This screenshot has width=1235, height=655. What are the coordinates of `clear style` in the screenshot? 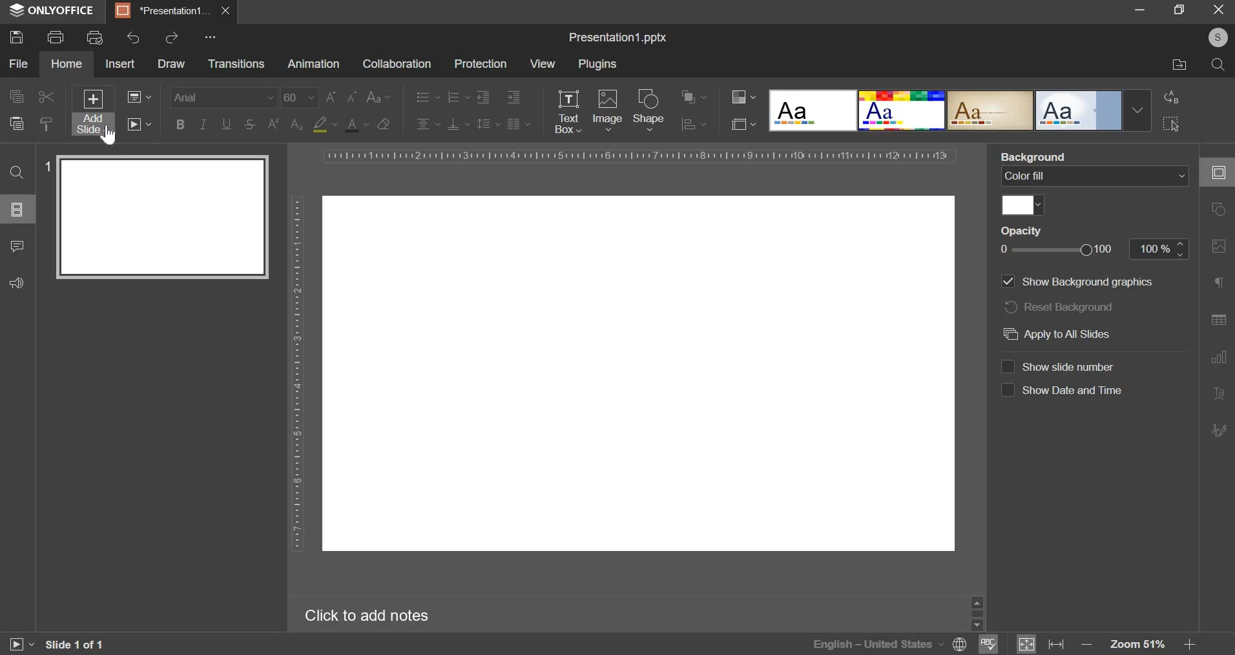 It's located at (384, 123).